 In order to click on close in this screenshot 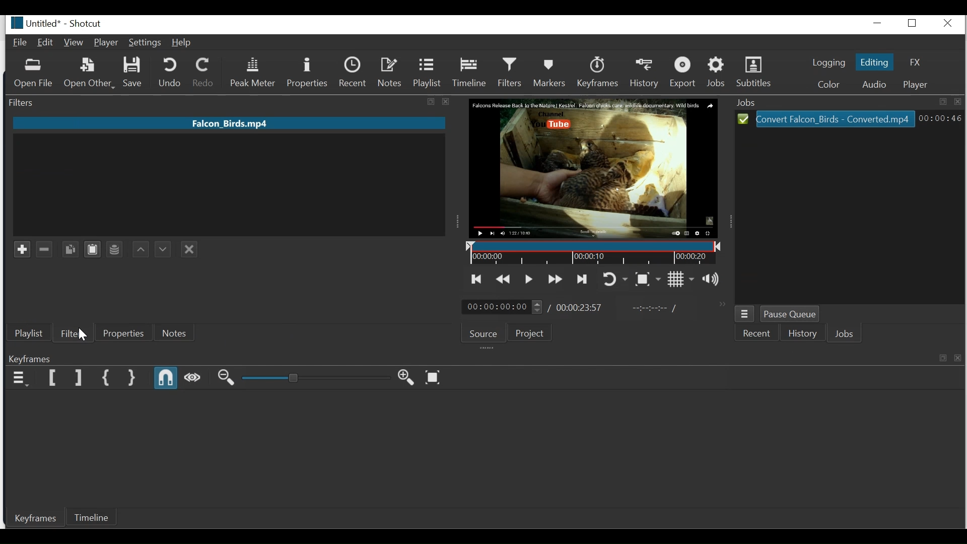, I will do `click(189, 250)`.